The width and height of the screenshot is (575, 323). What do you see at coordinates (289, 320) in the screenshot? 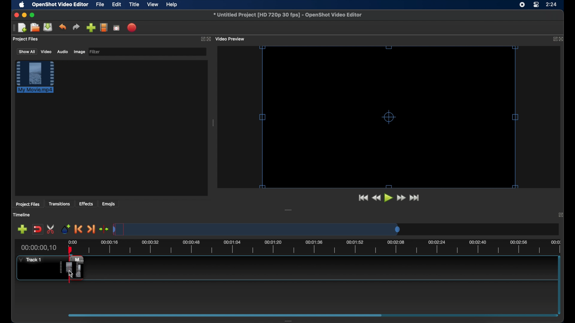
I see `drag handle` at bounding box center [289, 320].